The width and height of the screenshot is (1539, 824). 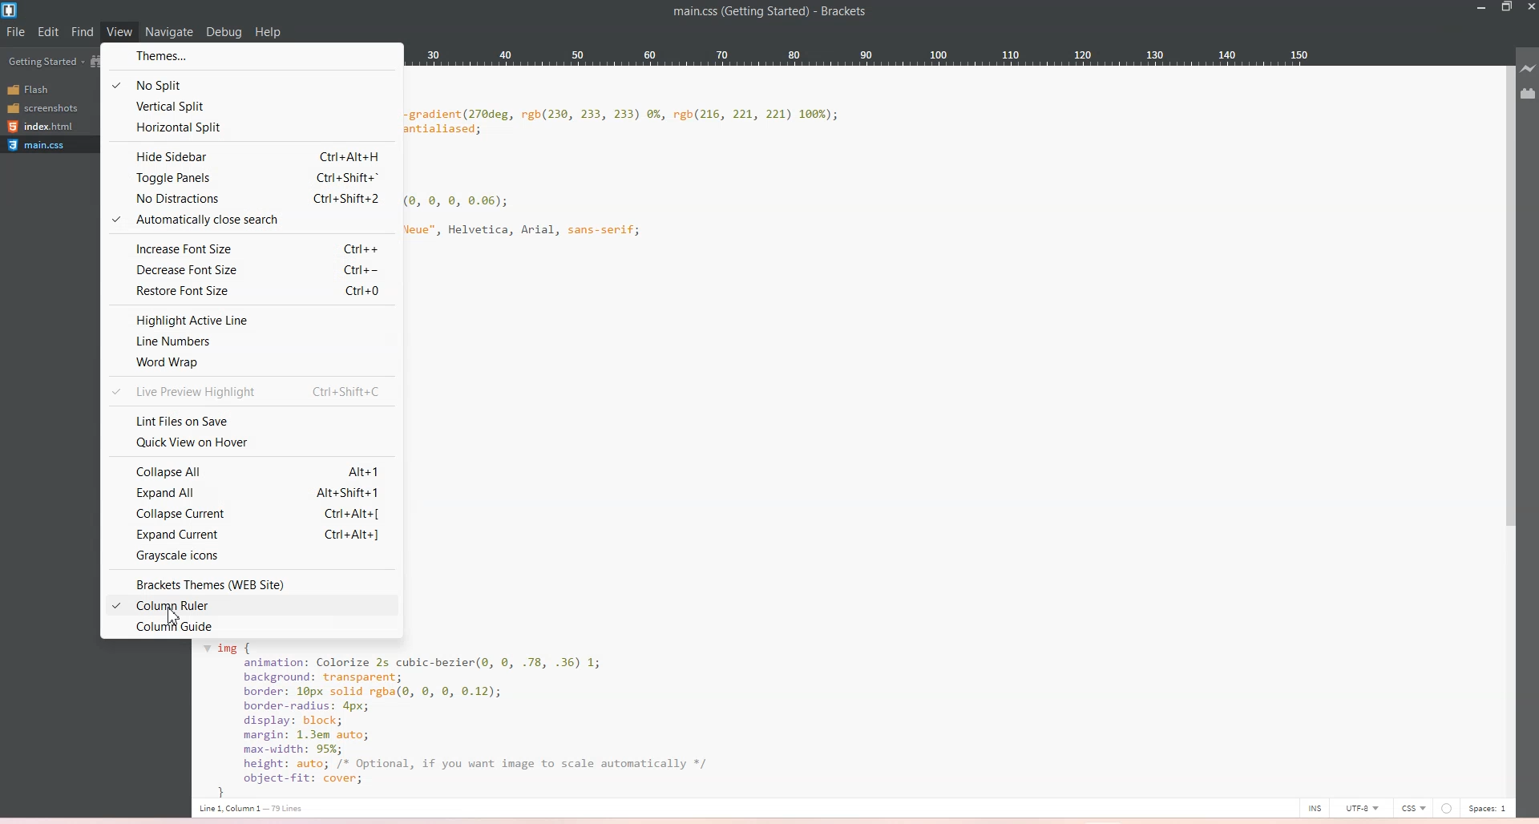 What do you see at coordinates (252, 390) in the screenshot?
I see `Live preview highlight` at bounding box center [252, 390].